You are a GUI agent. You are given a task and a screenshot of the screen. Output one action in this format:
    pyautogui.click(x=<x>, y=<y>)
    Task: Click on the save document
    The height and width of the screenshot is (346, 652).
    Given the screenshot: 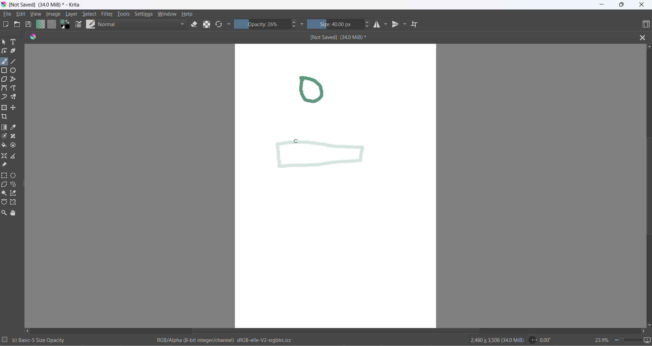 What is the action you would take?
    pyautogui.click(x=29, y=24)
    